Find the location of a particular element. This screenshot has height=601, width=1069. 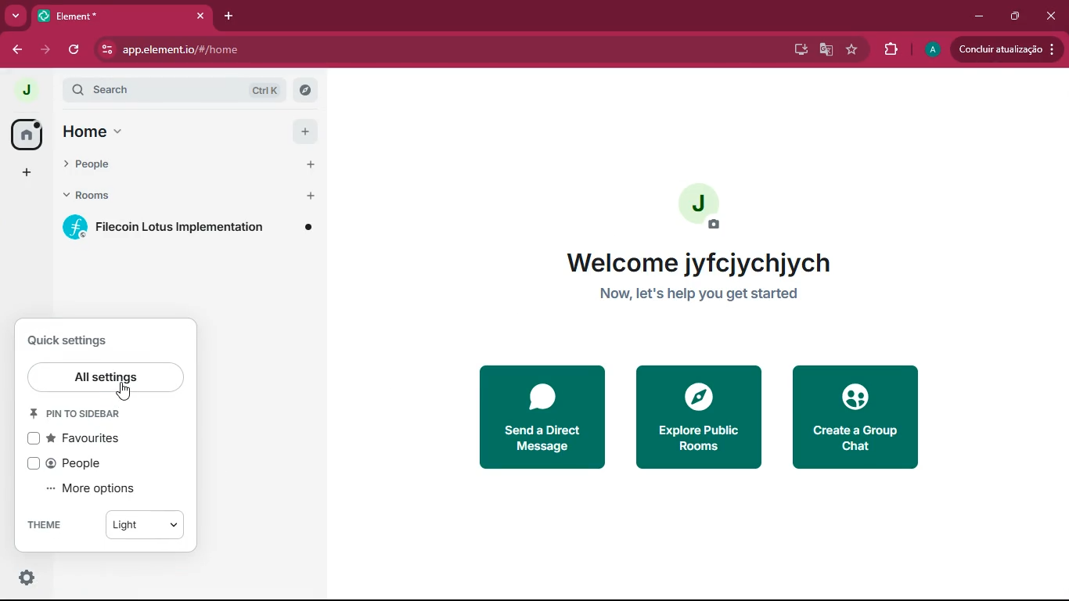

search is located at coordinates (182, 90).